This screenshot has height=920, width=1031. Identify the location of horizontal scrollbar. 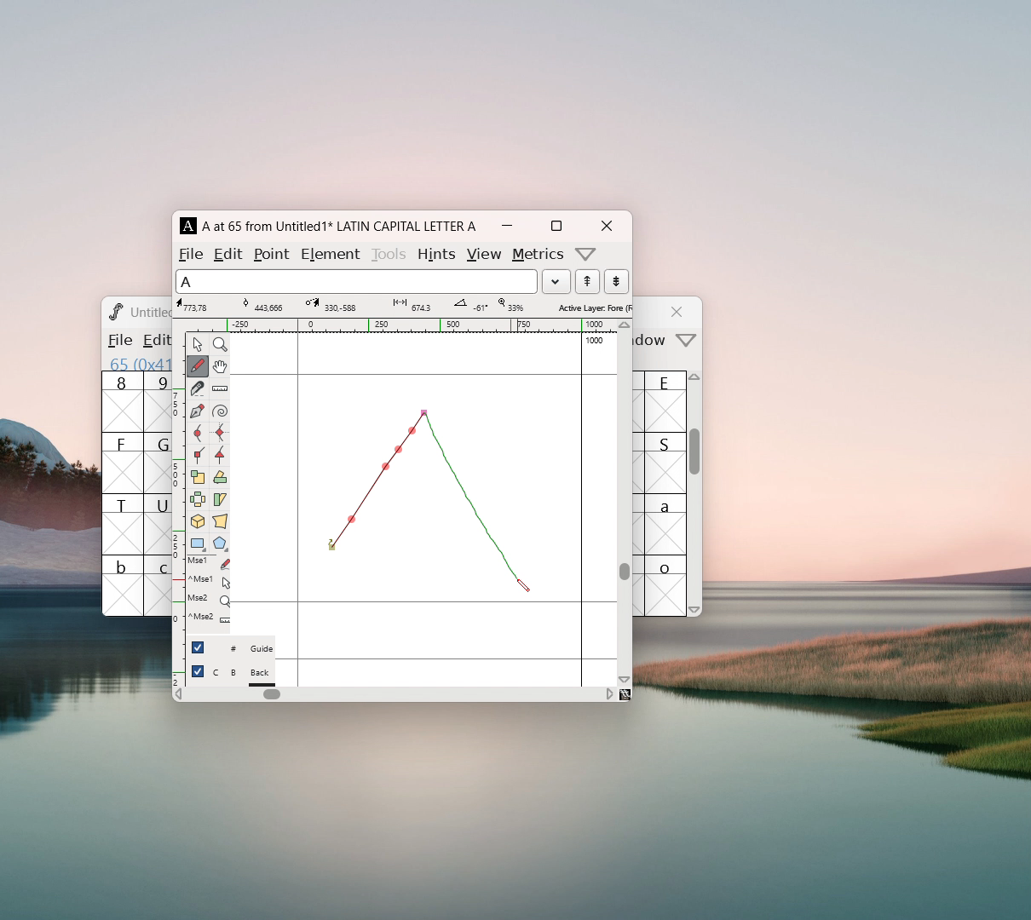
(272, 694).